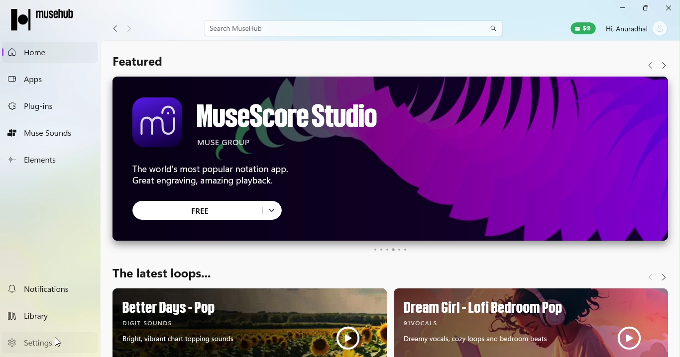 This screenshot has height=357, width=680. What do you see at coordinates (581, 28) in the screenshot?
I see `Muse wallet` at bounding box center [581, 28].